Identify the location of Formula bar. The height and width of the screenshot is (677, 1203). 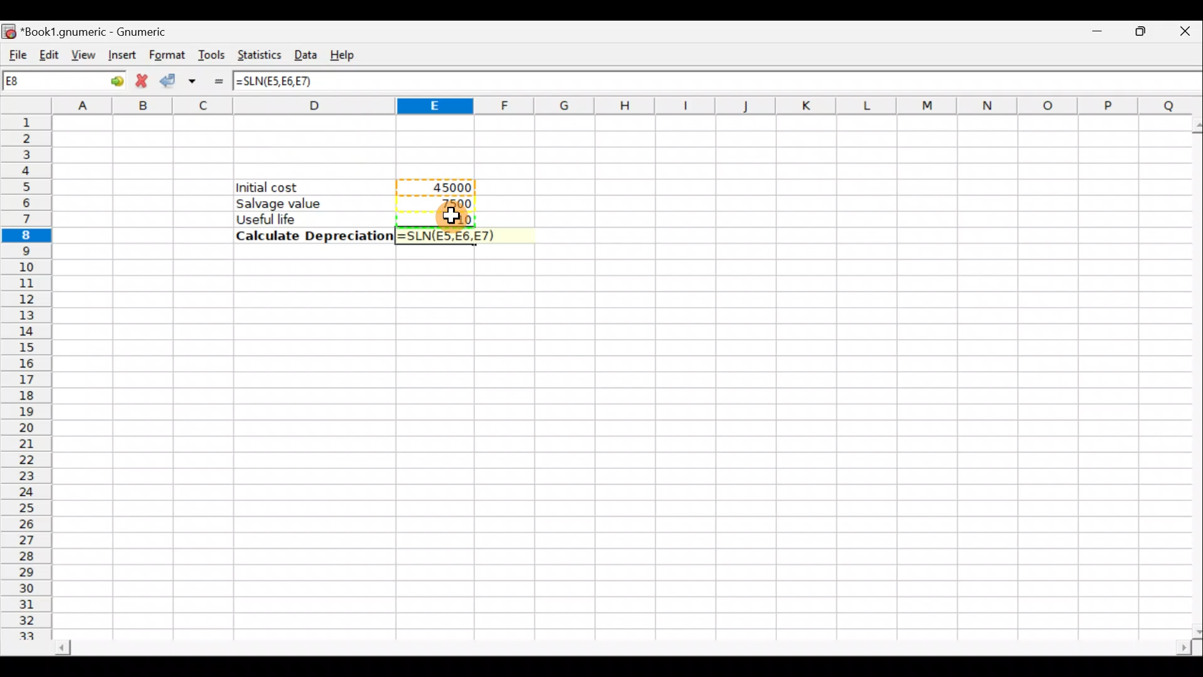
(766, 83).